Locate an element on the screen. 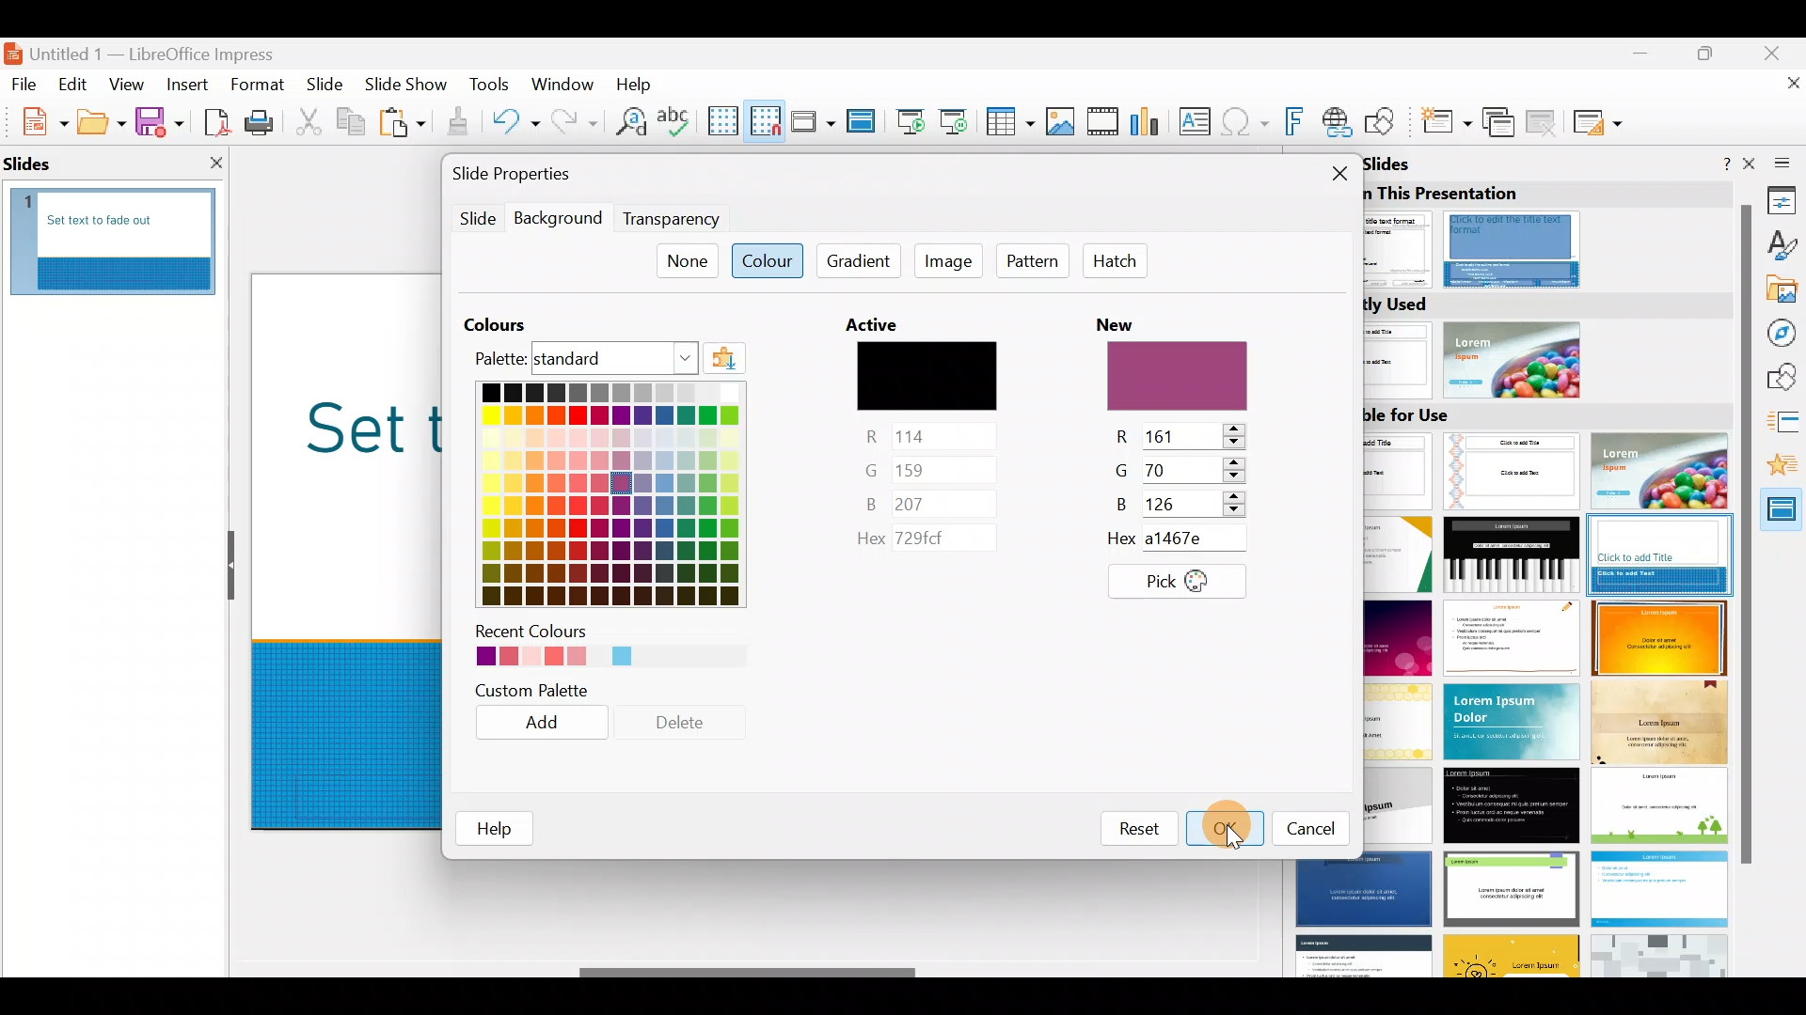 This screenshot has width=1806, height=1015. Add is located at coordinates (551, 728).